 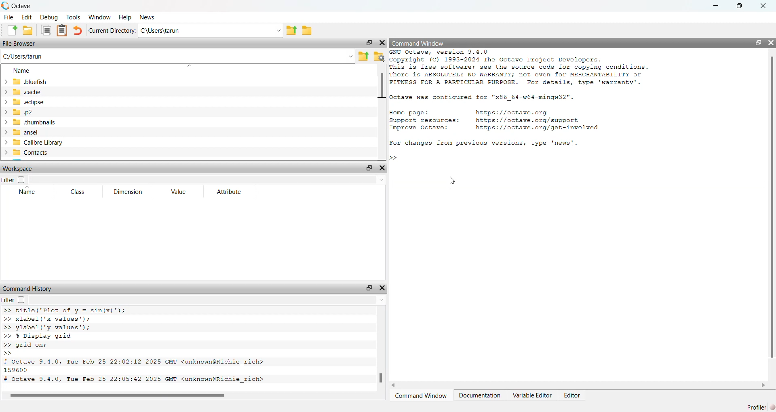 What do you see at coordinates (9, 354) in the screenshot?
I see `>>` at bounding box center [9, 354].